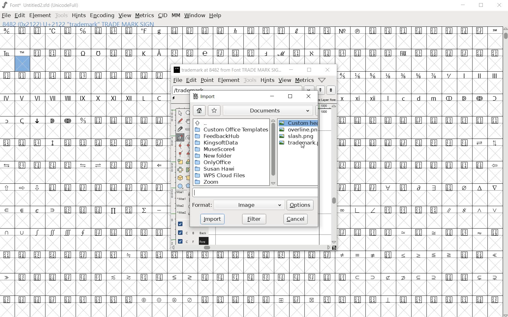 The height and width of the screenshot is (317, 508). What do you see at coordinates (78, 24) in the screenshot?
I see `8482 (0x2122) U+2122 "trademark" Trade Mark Sign` at bounding box center [78, 24].